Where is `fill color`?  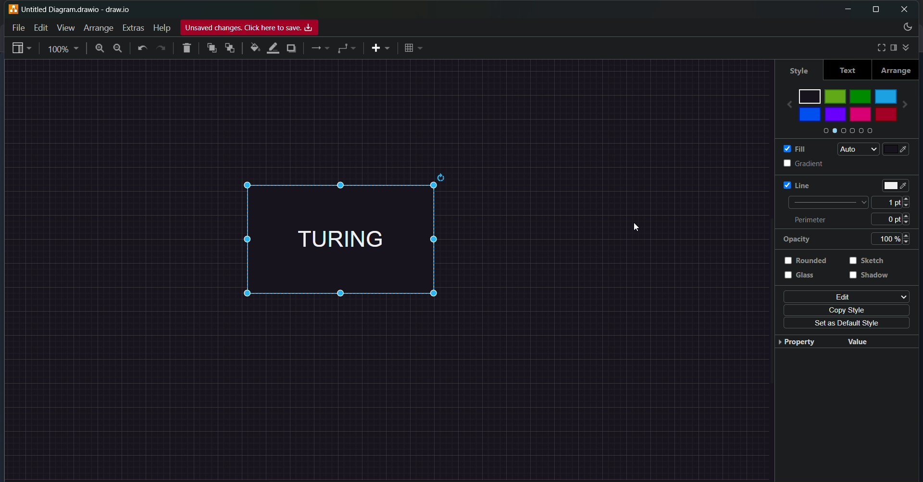
fill color is located at coordinates (253, 48).